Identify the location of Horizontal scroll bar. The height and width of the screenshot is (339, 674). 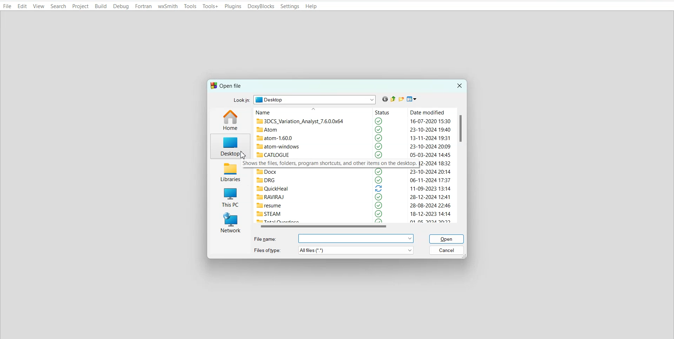
(353, 226).